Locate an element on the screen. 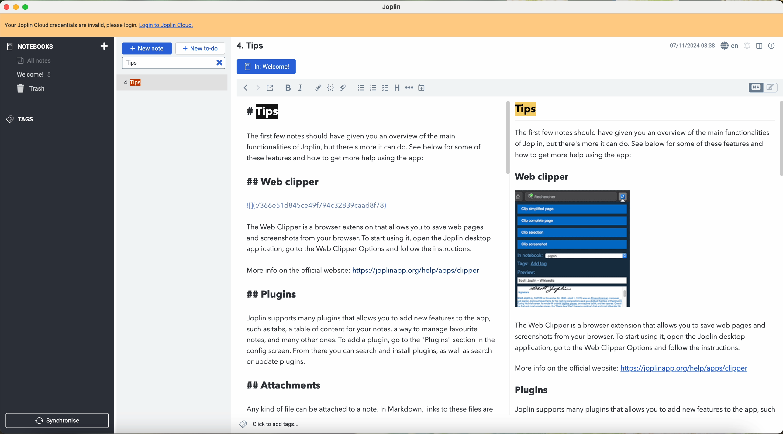 The width and height of the screenshot is (783, 434). note properties is located at coordinates (772, 46).